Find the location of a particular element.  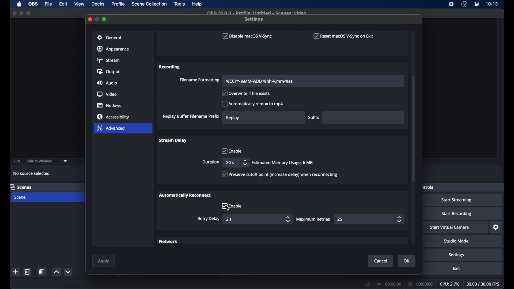

connection is located at coordinates (388, 284).